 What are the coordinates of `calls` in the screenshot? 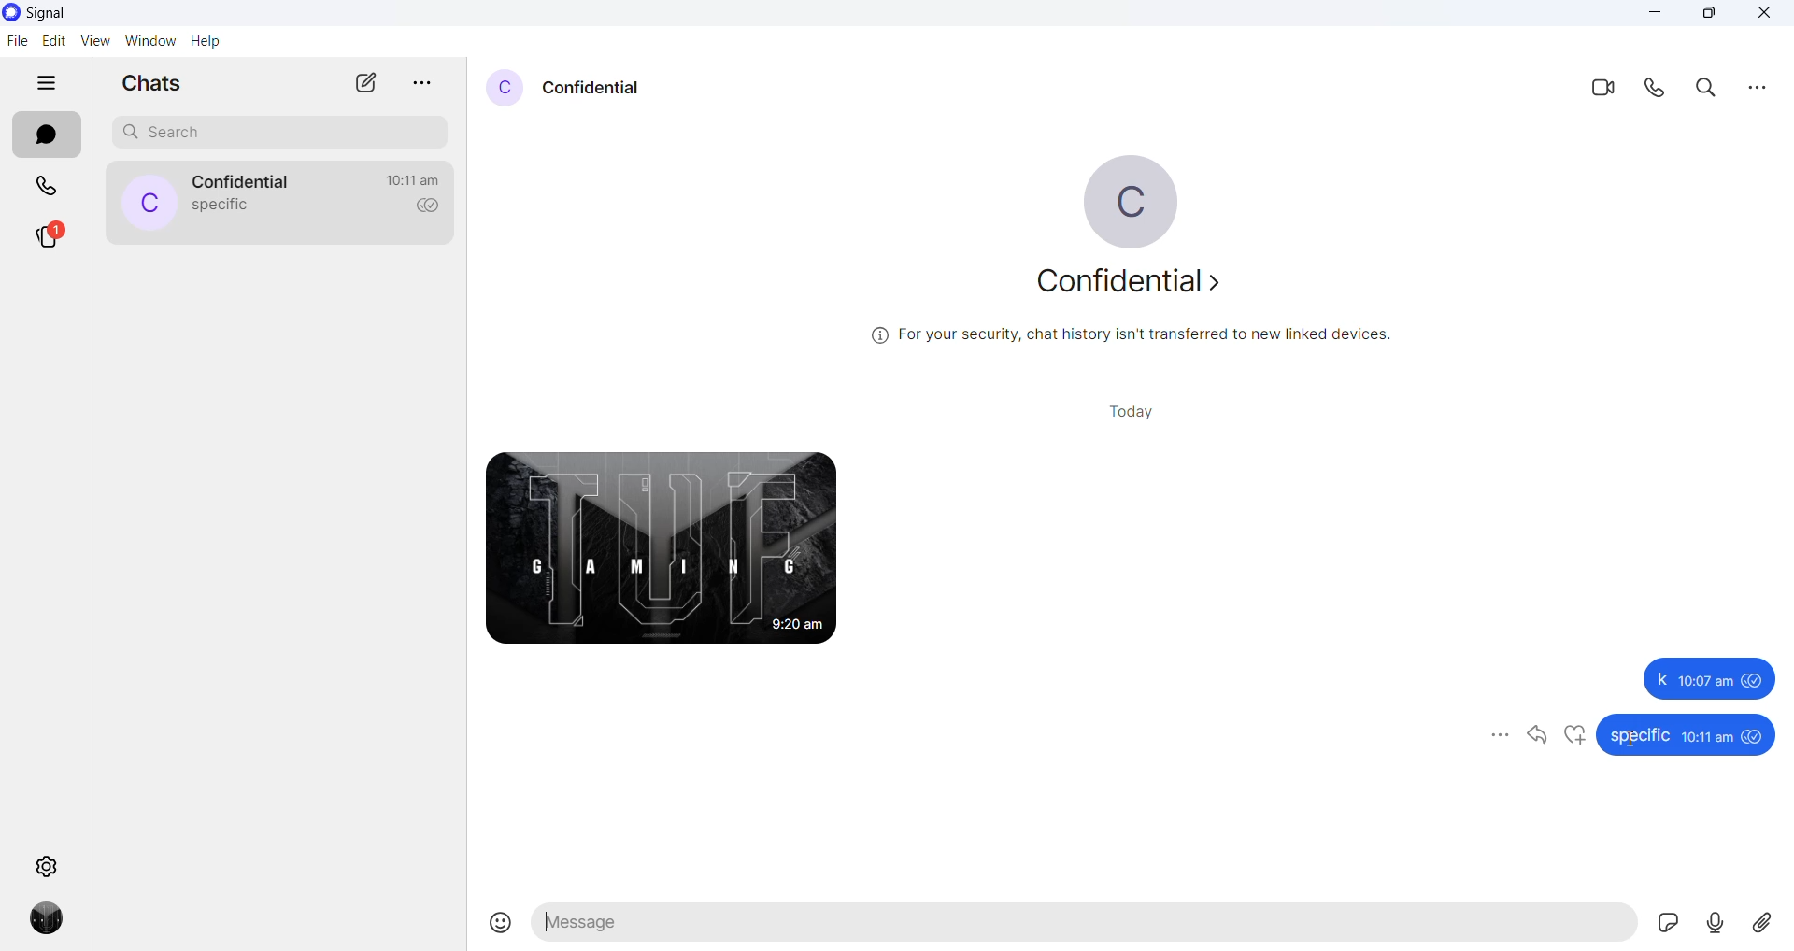 It's located at (44, 186).